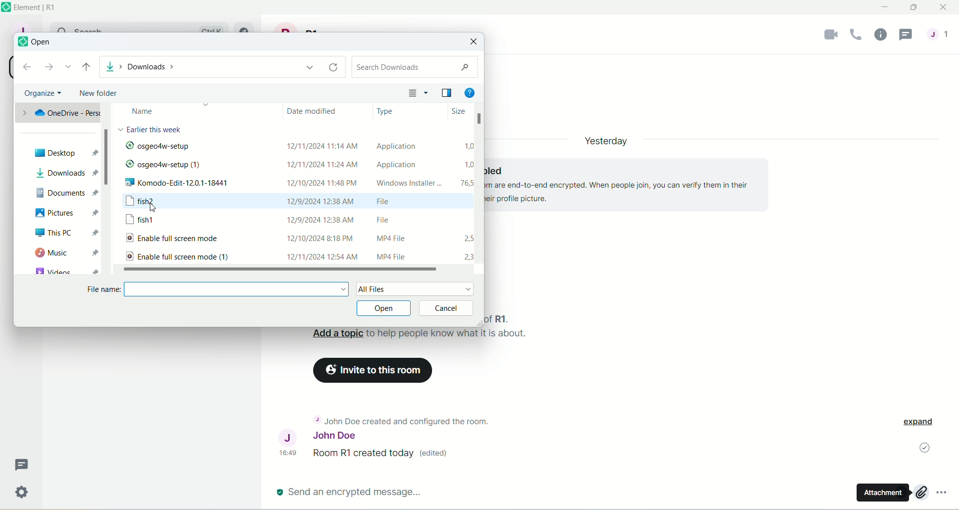 The image size is (959, 510). I want to click on close, so click(475, 42).